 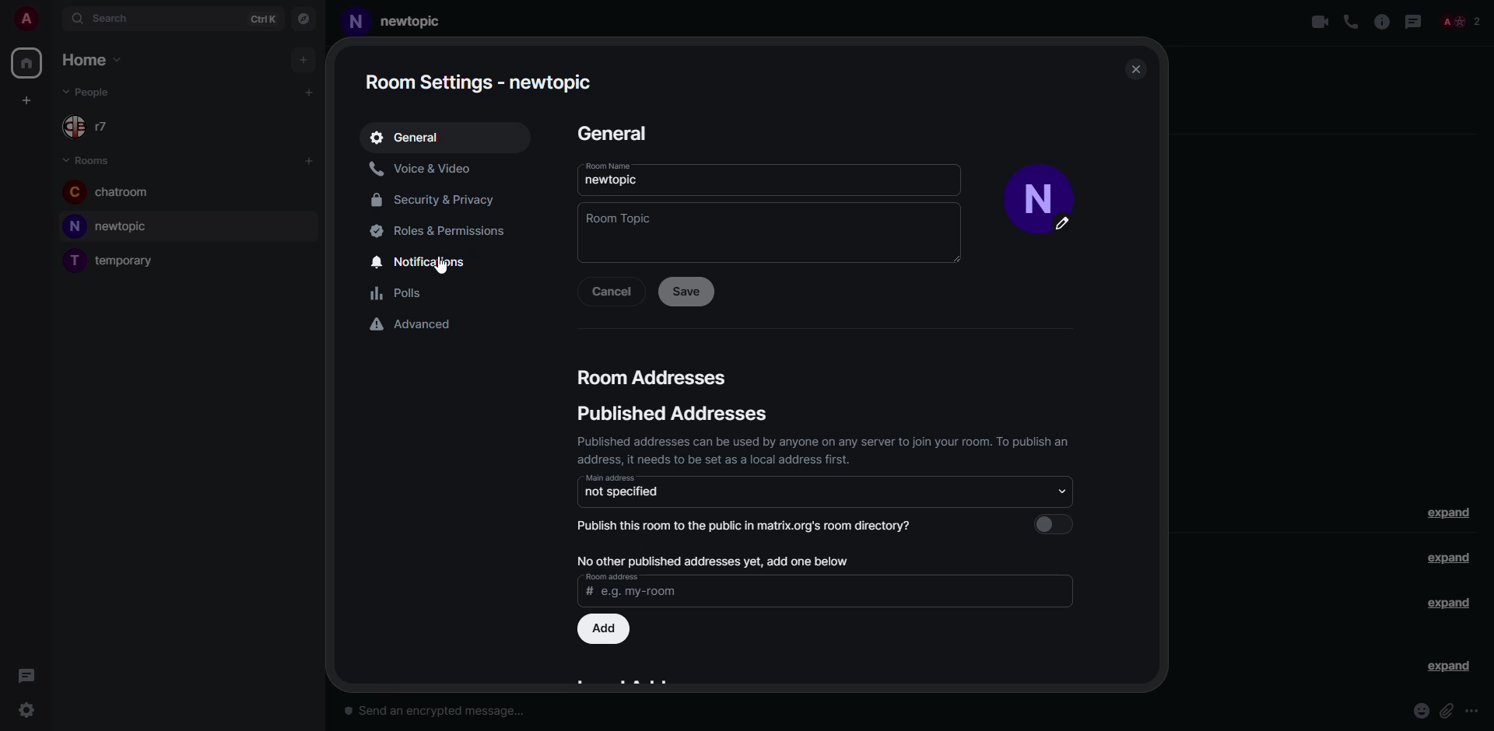 What do you see at coordinates (418, 325) in the screenshot?
I see `advanced` at bounding box center [418, 325].